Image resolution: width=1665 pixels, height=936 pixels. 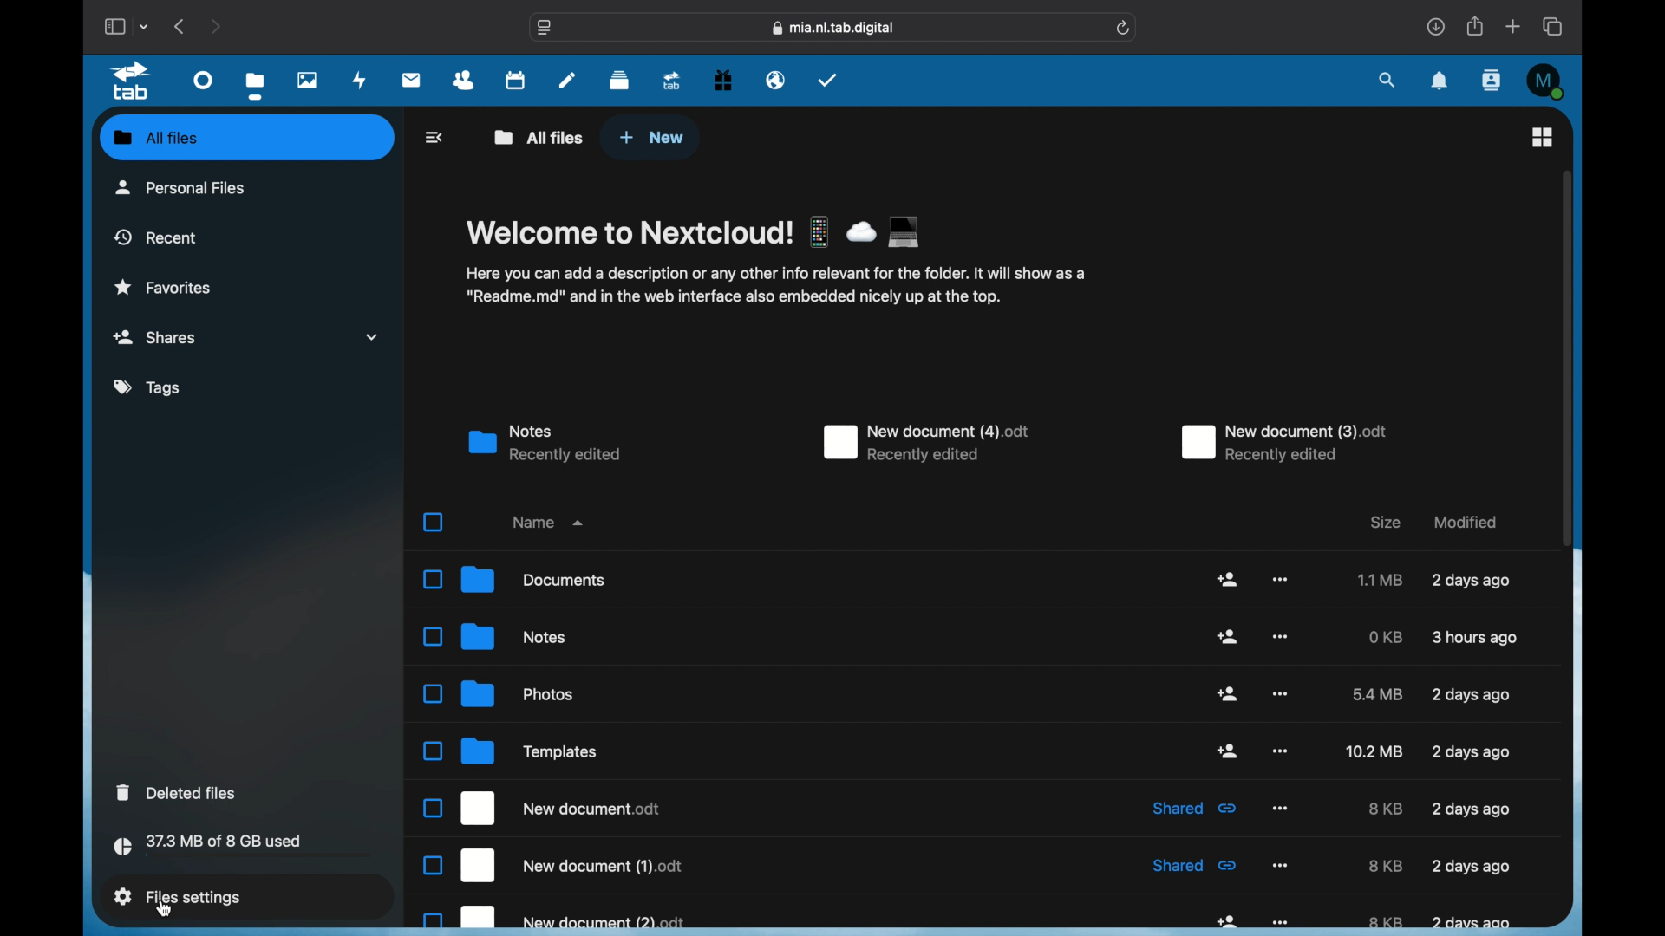 What do you see at coordinates (184, 186) in the screenshot?
I see `personal files` at bounding box center [184, 186].